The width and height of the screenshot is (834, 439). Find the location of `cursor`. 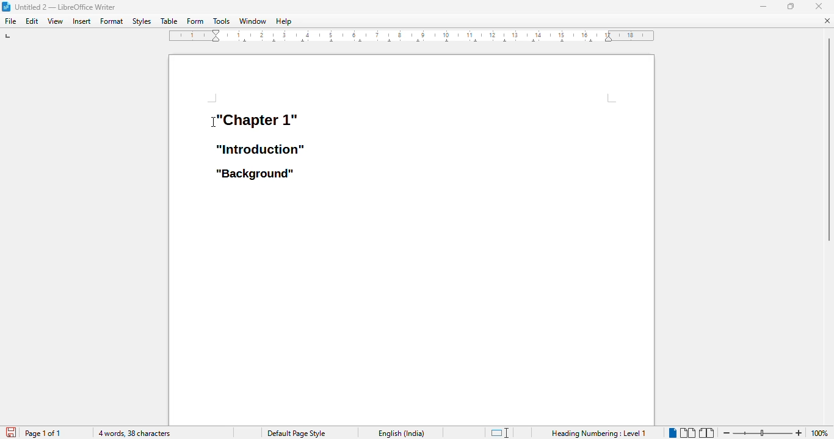

cursor is located at coordinates (212, 122).